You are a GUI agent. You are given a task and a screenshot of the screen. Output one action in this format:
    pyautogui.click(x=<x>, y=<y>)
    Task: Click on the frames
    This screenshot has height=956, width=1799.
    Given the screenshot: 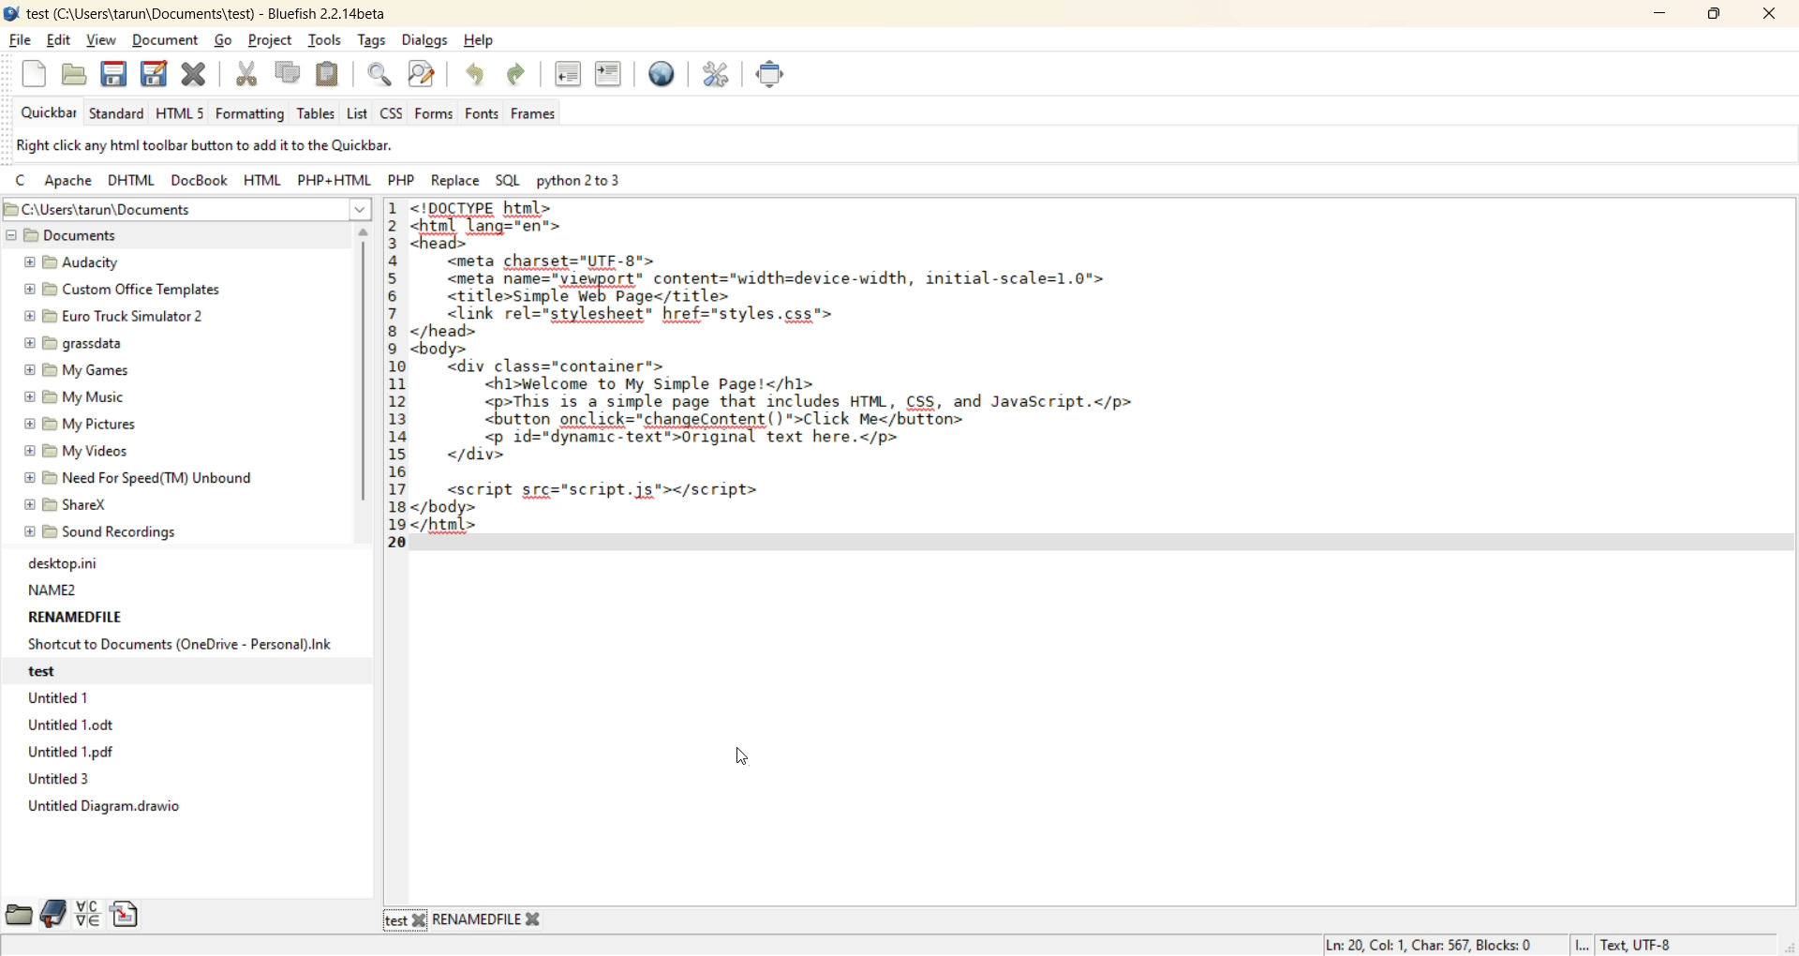 What is the action you would take?
    pyautogui.click(x=537, y=114)
    